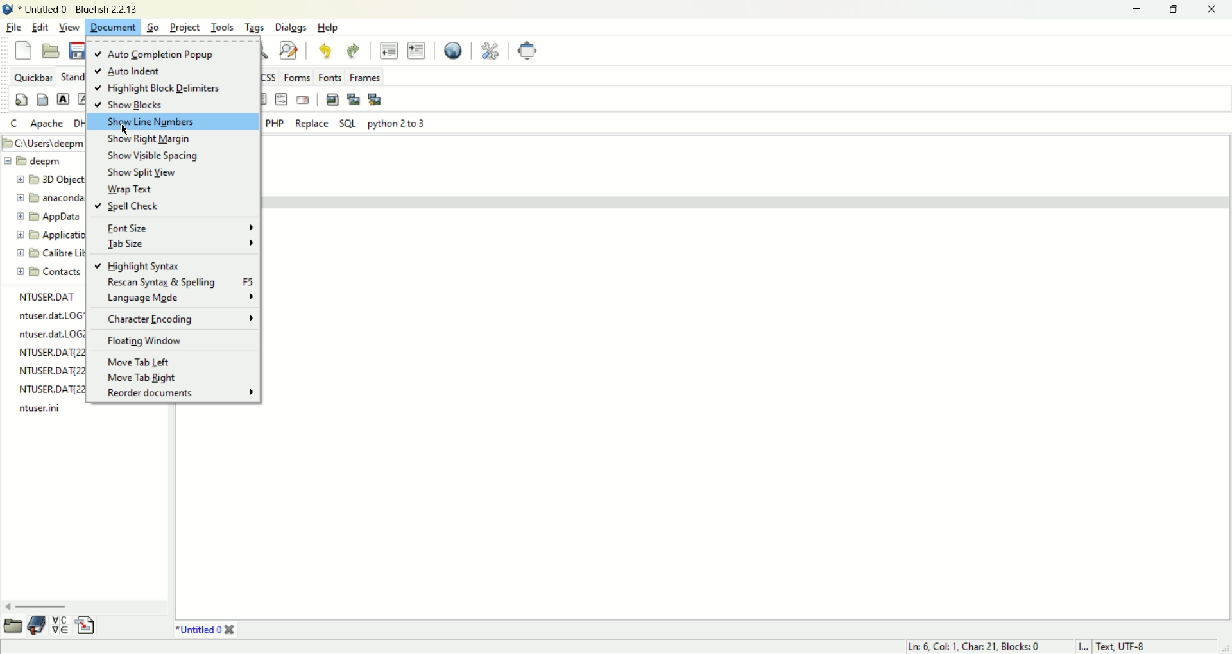 Image resolution: width=1232 pixels, height=654 pixels. Describe the element at coordinates (289, 50) in the screenshot. I see `advanced find and replace` at that location.